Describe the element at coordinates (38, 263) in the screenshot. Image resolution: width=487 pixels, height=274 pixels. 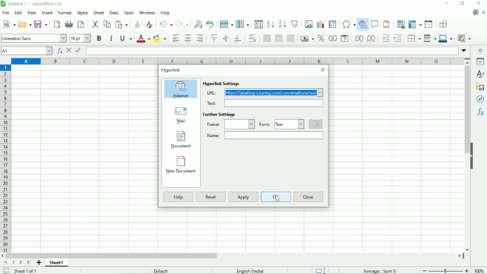
I see `Add sheet` at that location.